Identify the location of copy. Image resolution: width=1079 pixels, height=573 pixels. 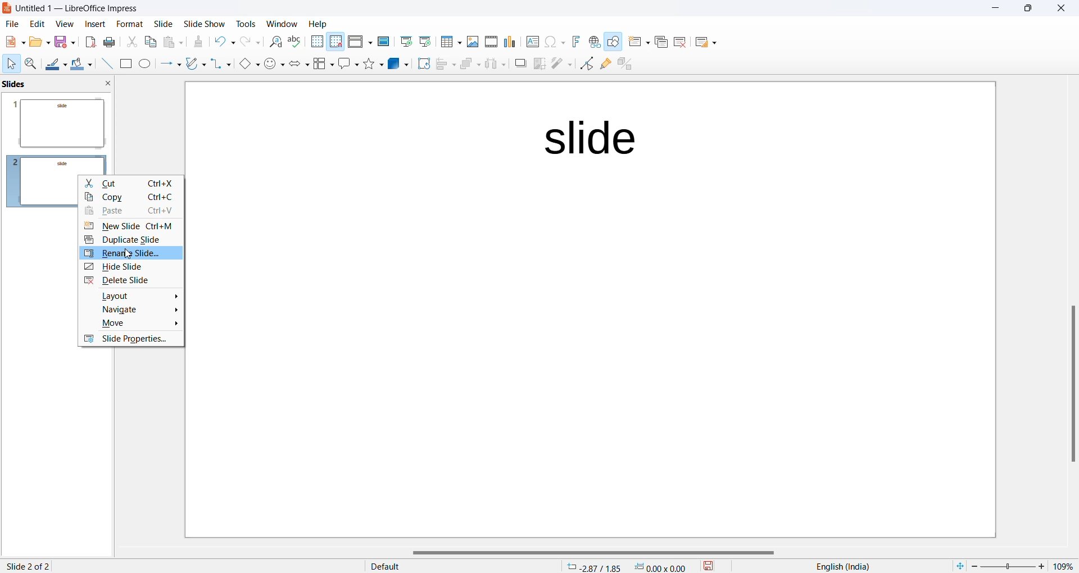
(132, 199).